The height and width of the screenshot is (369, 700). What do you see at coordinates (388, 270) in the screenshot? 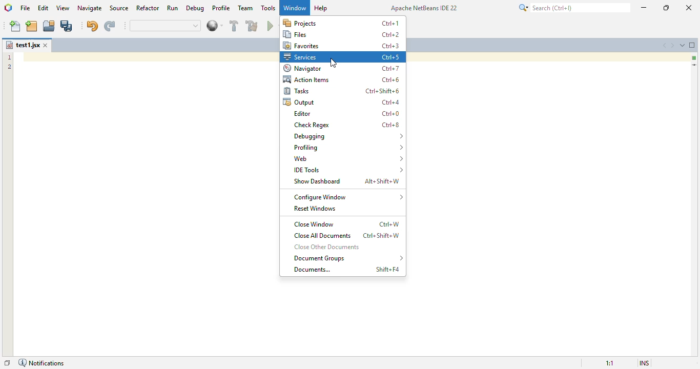
I see `shortcut for documents` at bounding box center [388, 270].